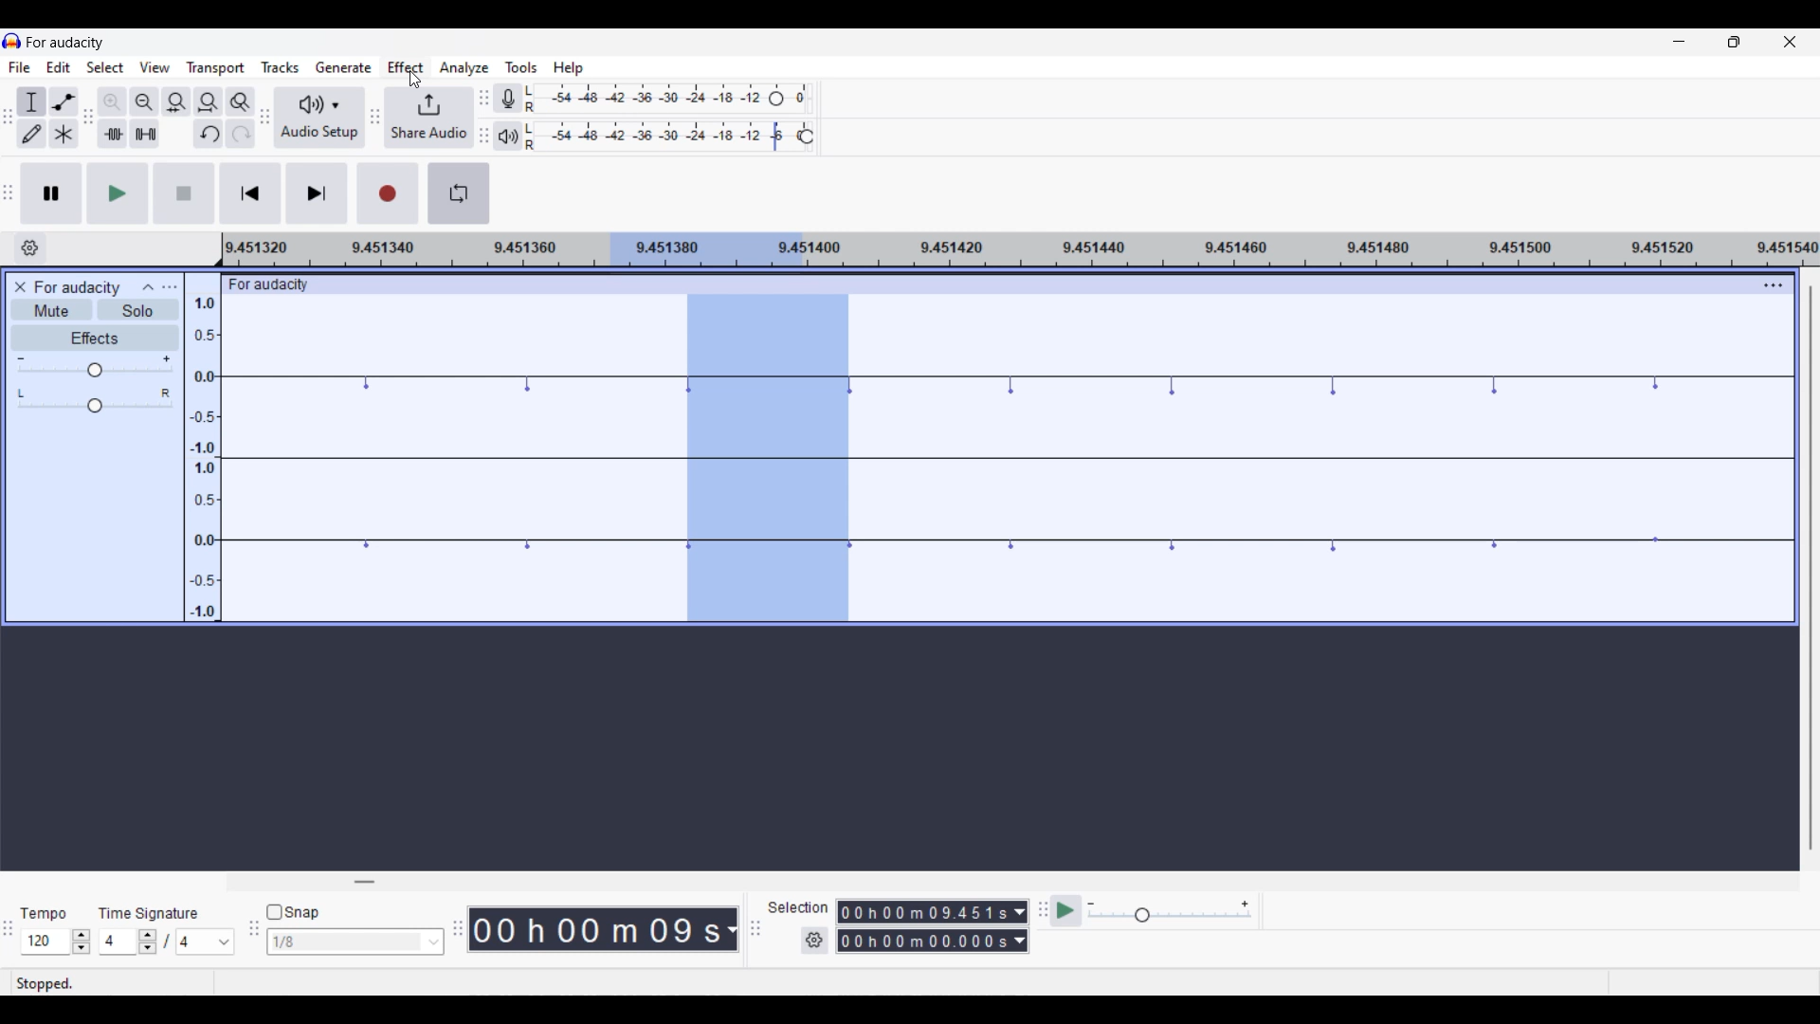  Describe the element at coordinates (95, 400) in the screenshot. I see `Pan scale` at that location.